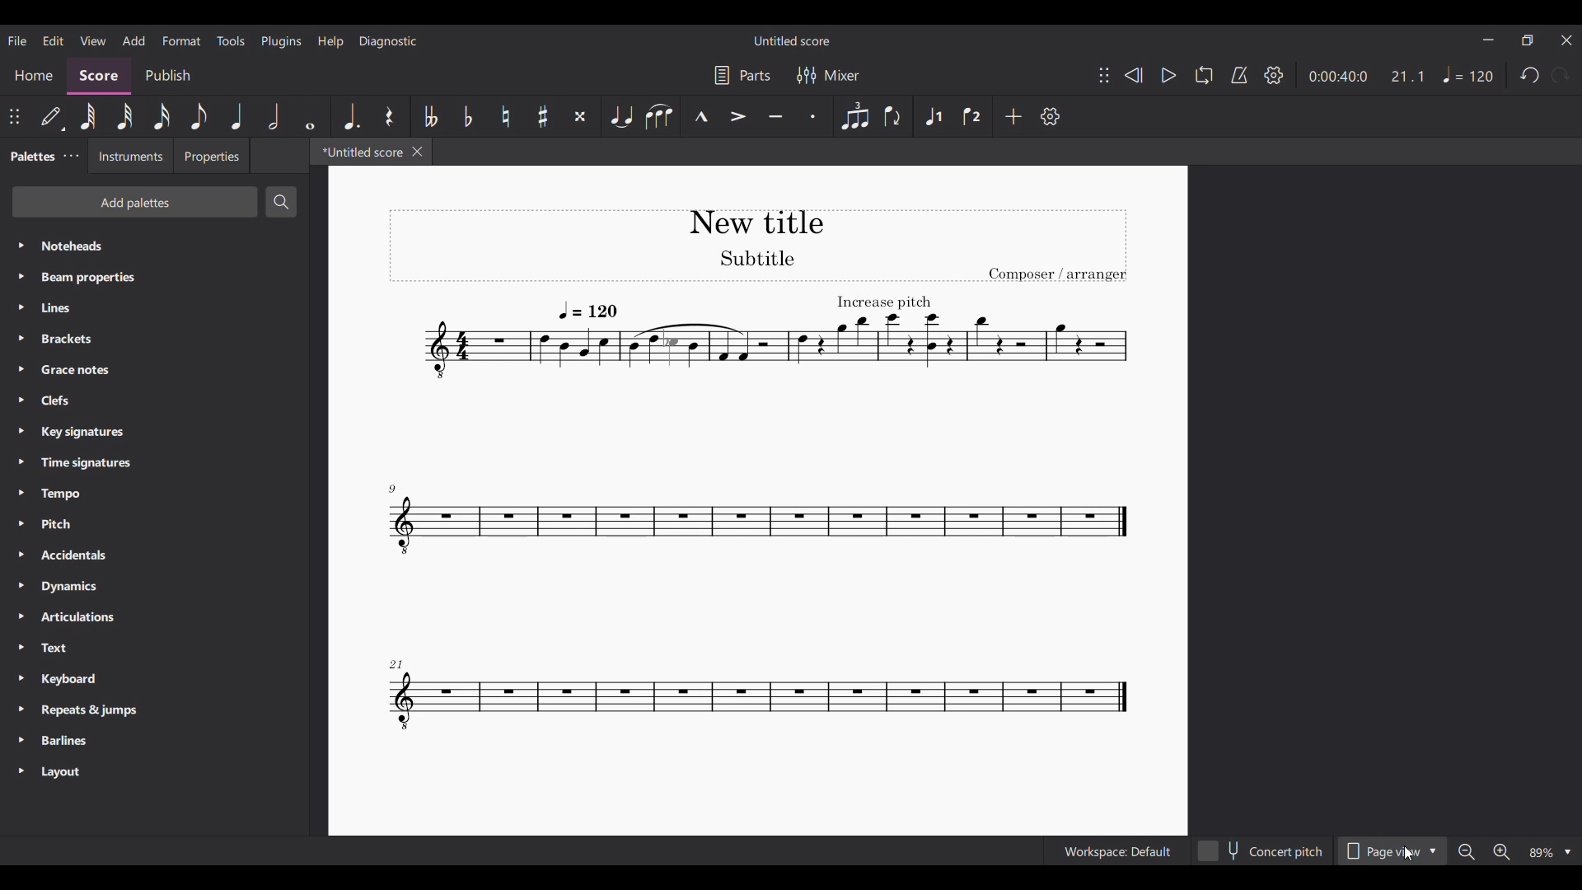 The width and height of the screenshot is (1582, 890). I want to click on Repeats & jumps, so click(155, 711).